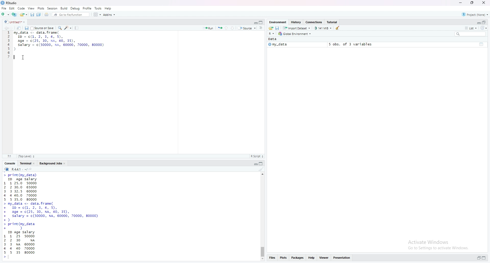 Image resolution: width=490 pixels, height=263 pixels. What do you see at coordinates (298, 29) in the screenshot?
I see `import dataset` at bounding box center [298, 29].